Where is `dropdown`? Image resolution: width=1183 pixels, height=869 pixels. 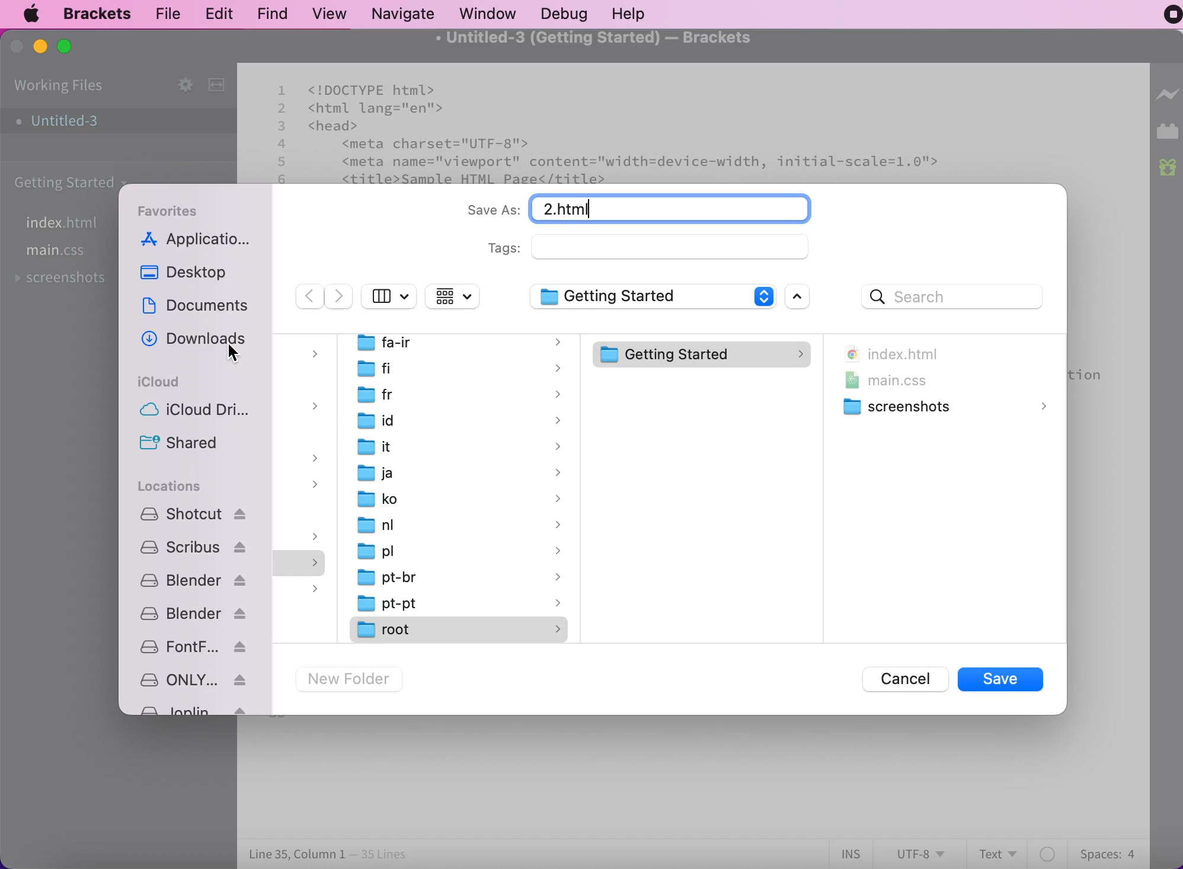 dropdown is located at coordinates (314, 406).